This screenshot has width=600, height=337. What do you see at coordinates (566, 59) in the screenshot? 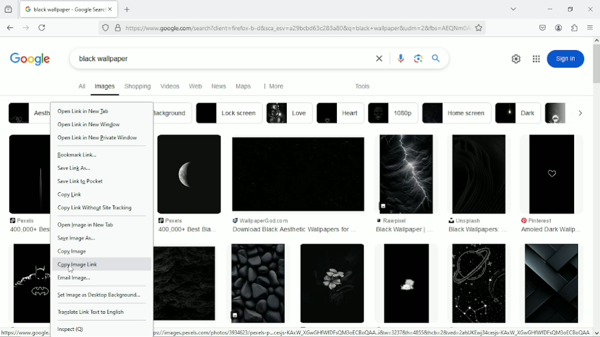
I see `sign in` at bounding box center [566, 59].